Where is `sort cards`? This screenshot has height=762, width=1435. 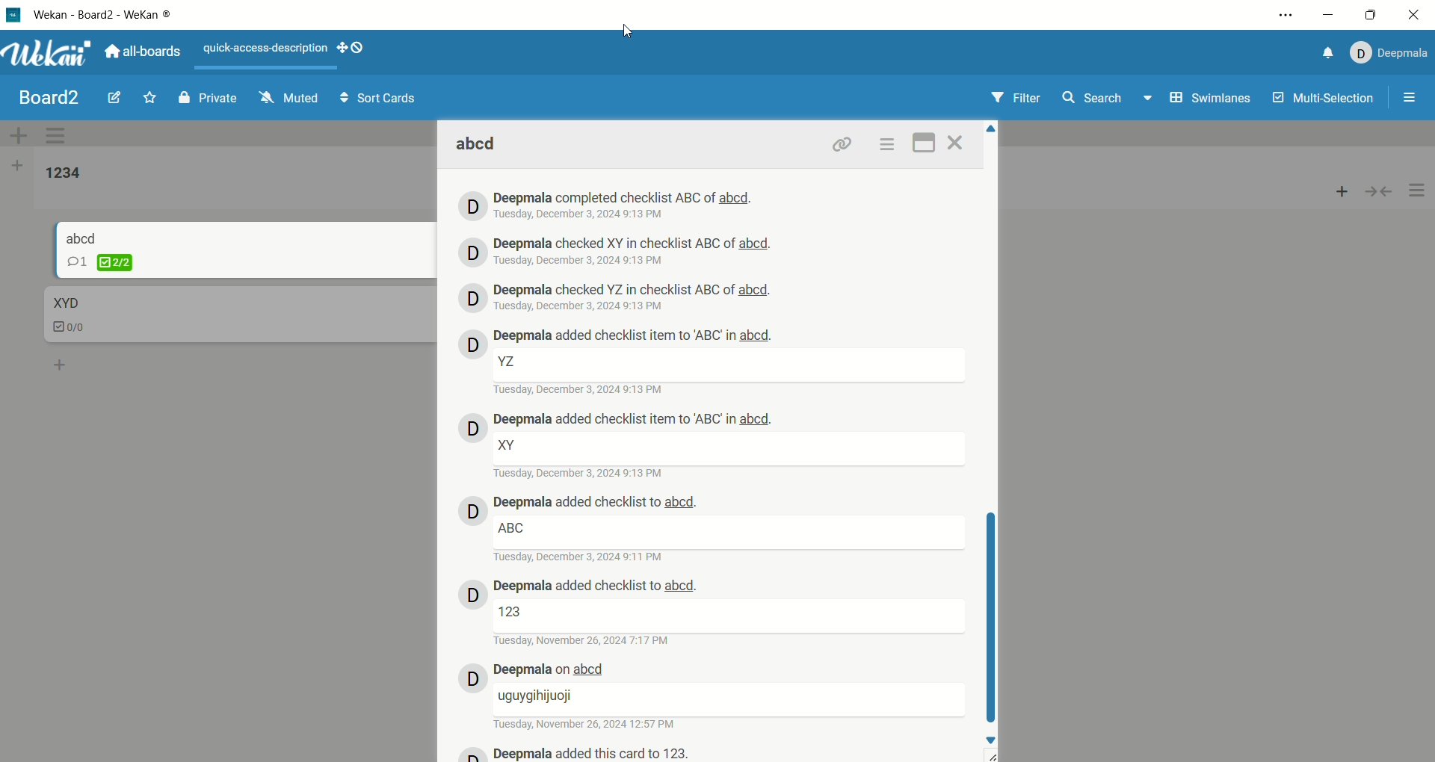
sort cards is located at coordinates (377, 99).